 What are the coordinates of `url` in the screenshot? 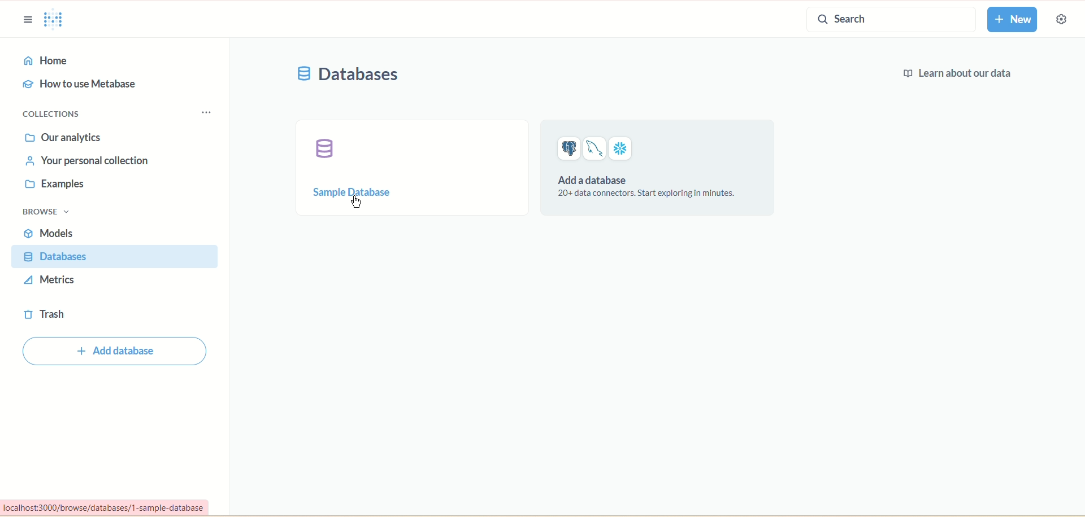 It's located at (114, 505).